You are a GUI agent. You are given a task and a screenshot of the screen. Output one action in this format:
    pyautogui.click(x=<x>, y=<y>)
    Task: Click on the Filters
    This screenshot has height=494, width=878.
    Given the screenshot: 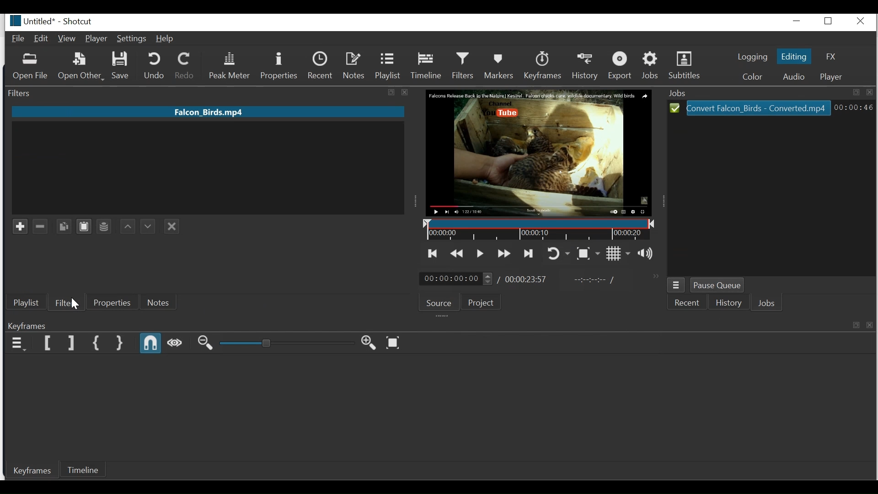 What is the action you would take?
    pyautogui.click(x=463, y=64)
    